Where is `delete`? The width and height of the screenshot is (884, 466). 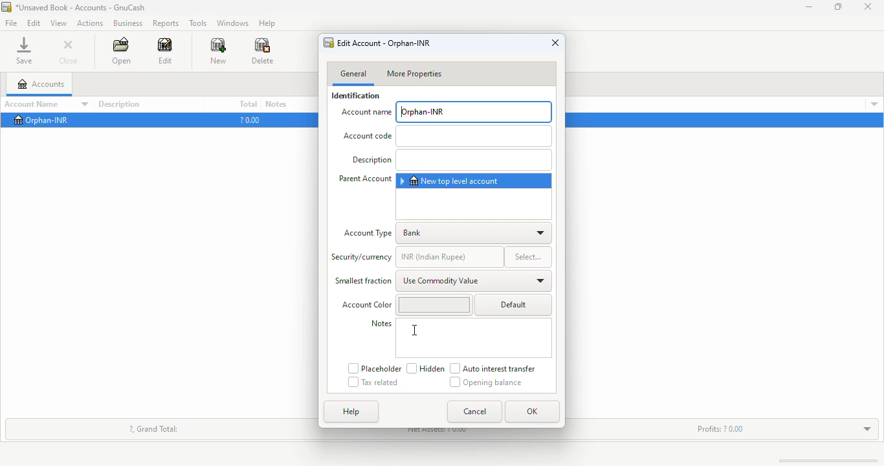 delete is located at coordinates (263, 50).